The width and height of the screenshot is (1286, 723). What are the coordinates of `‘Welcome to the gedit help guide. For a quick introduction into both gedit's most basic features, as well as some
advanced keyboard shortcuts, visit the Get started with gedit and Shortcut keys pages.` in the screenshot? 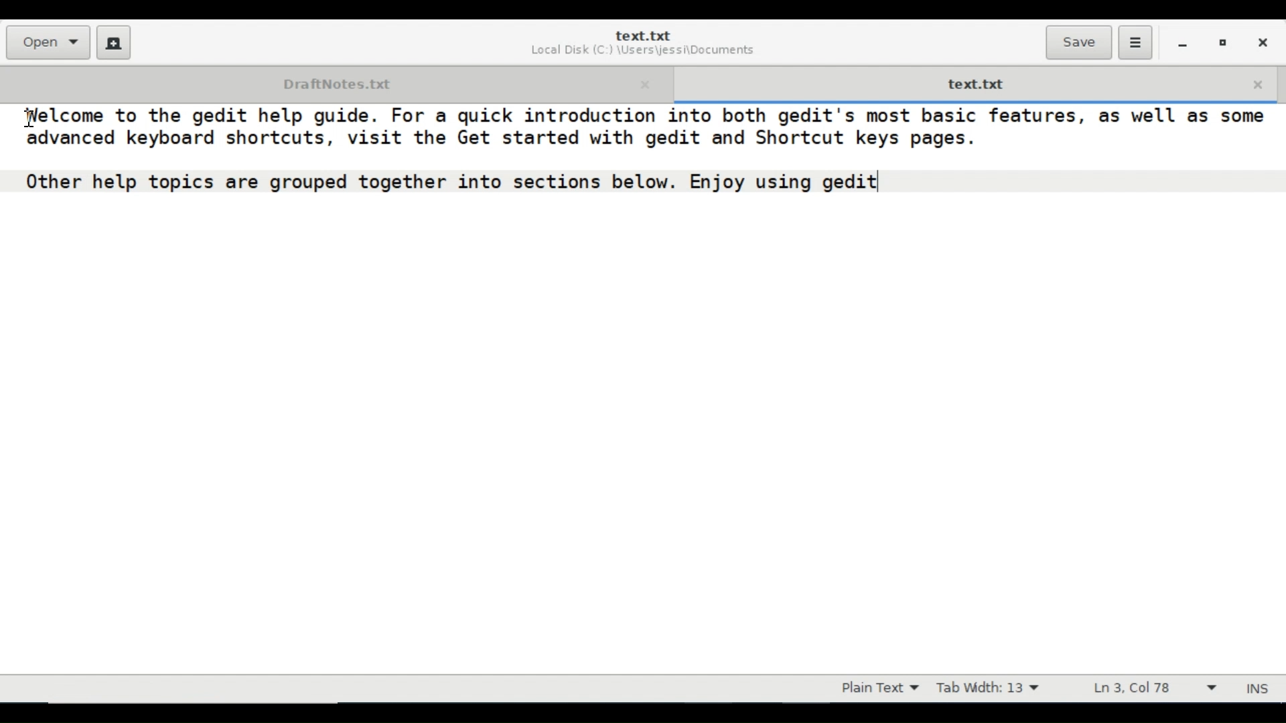 It's located at (642, 130).